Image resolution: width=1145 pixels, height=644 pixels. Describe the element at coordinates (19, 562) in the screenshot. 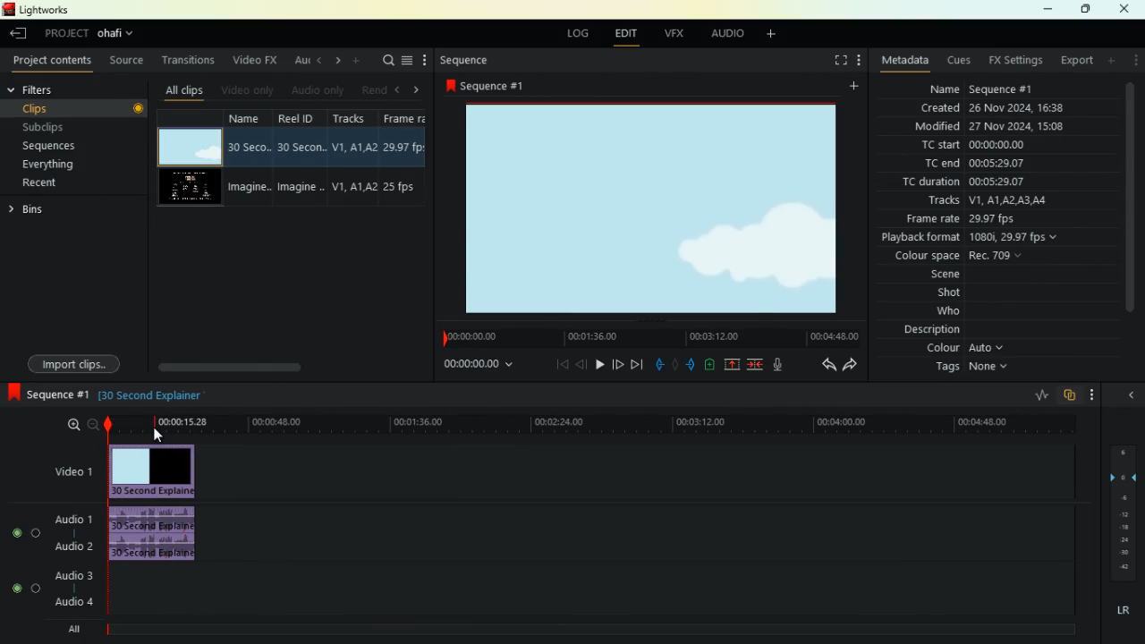

I see `buttons` at that location.